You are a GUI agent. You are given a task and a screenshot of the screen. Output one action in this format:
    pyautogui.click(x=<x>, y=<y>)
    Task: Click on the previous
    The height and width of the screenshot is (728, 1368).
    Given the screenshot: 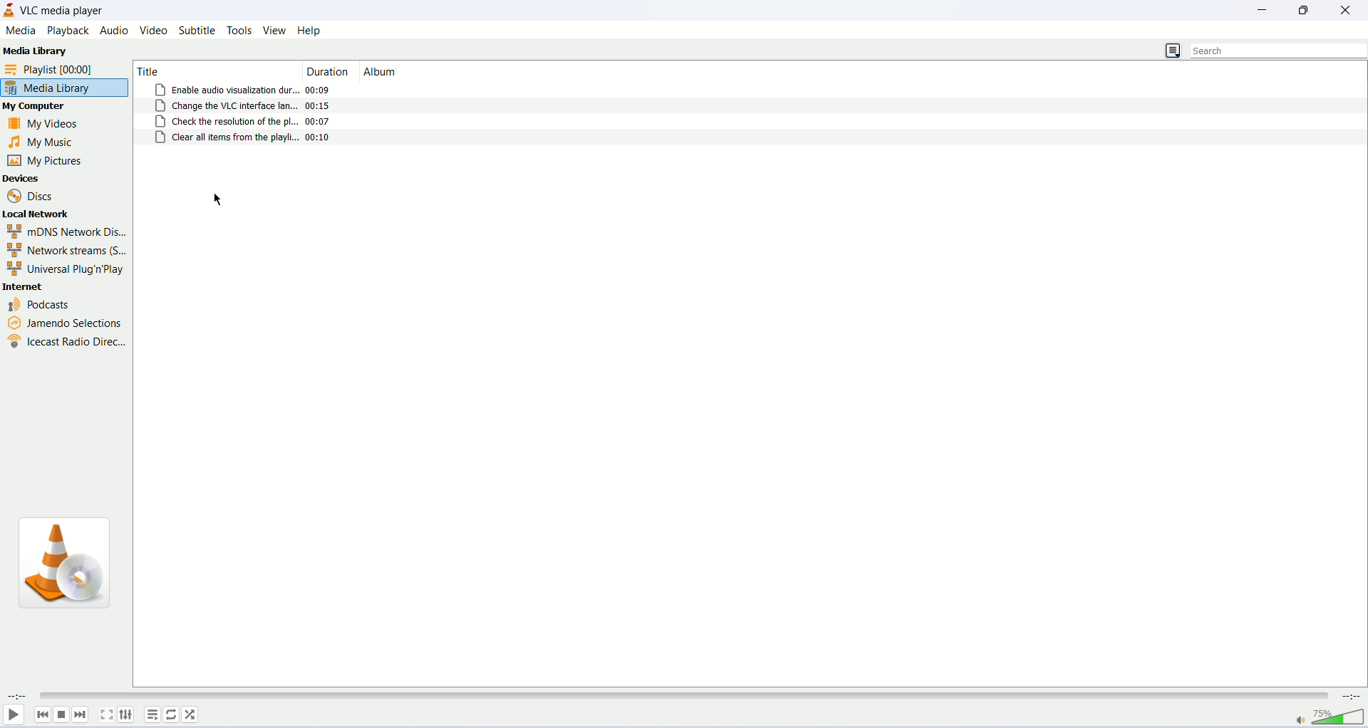 What is the action you would take?
    pyautogui.click(x=41, y=715)
    